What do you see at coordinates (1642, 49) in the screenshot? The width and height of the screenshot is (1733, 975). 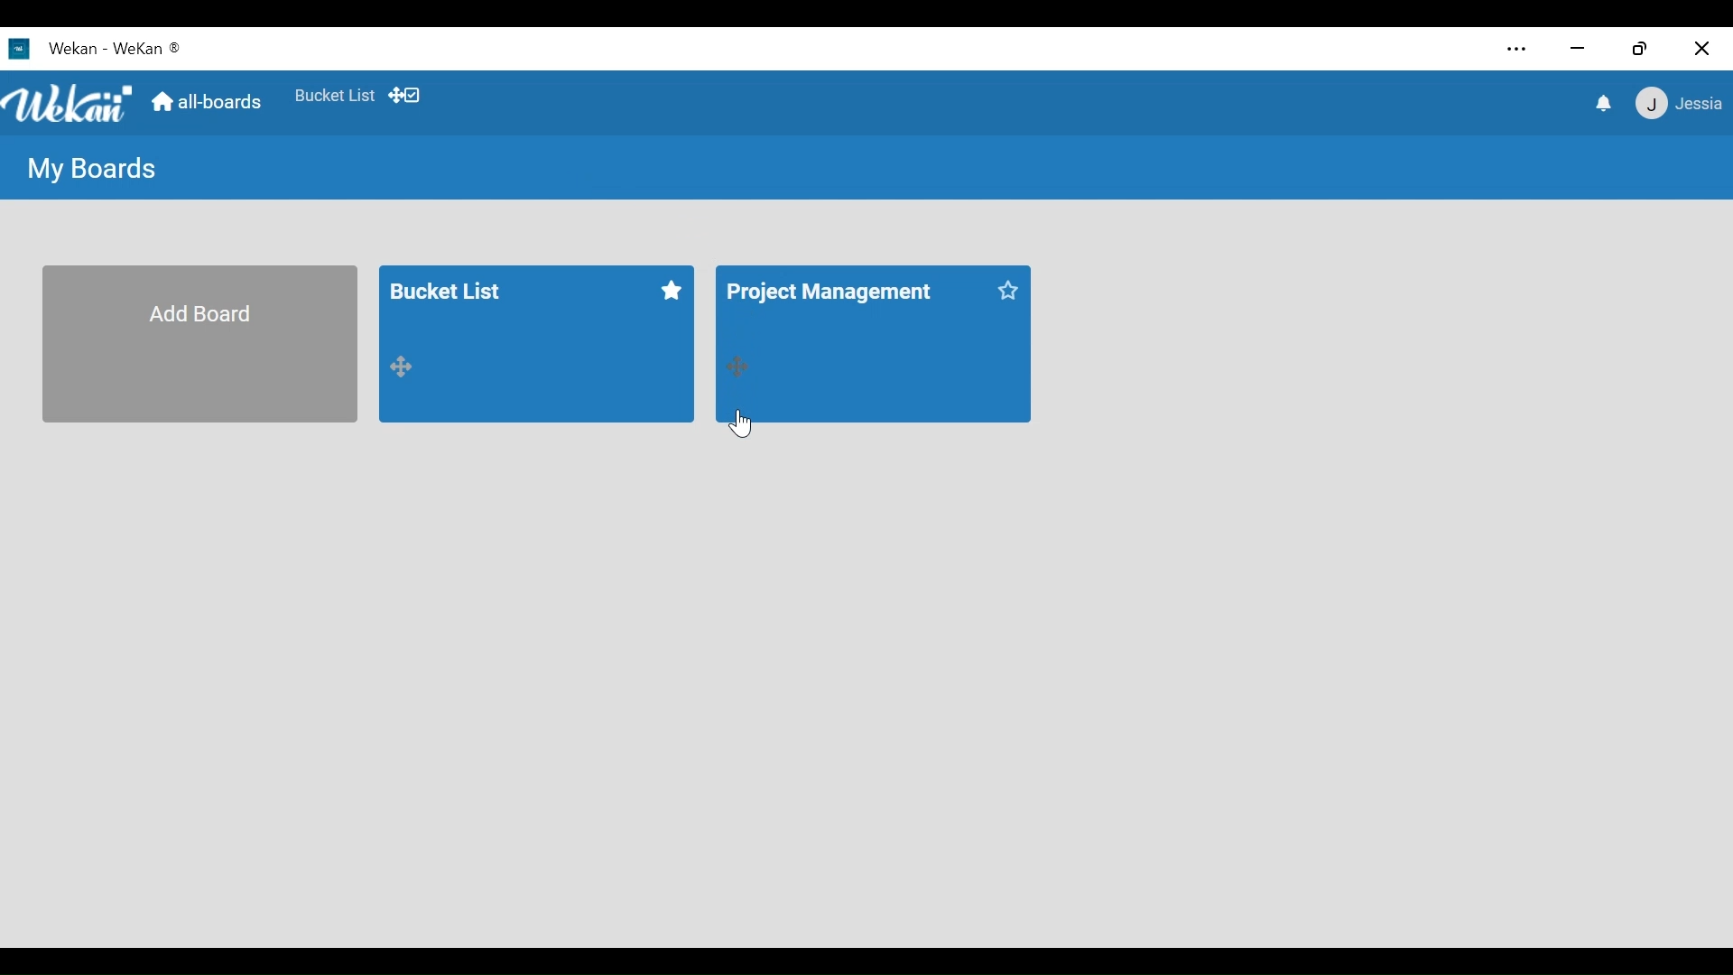 I see `restore` at bounding box center [1642, 49].